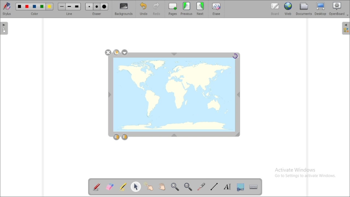  I want to click on Activate Windows
Go to Settings to agtivate Windows., so click(306, 173).